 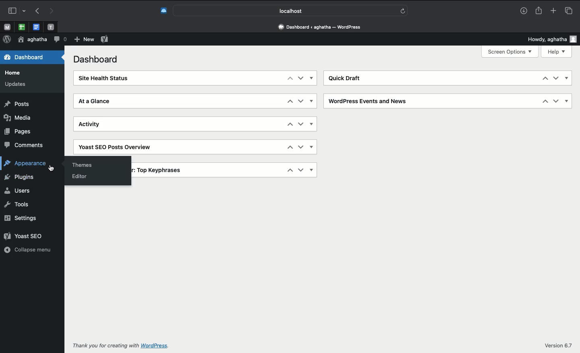 I want to click on At a glance, so click(x=100, y=102).